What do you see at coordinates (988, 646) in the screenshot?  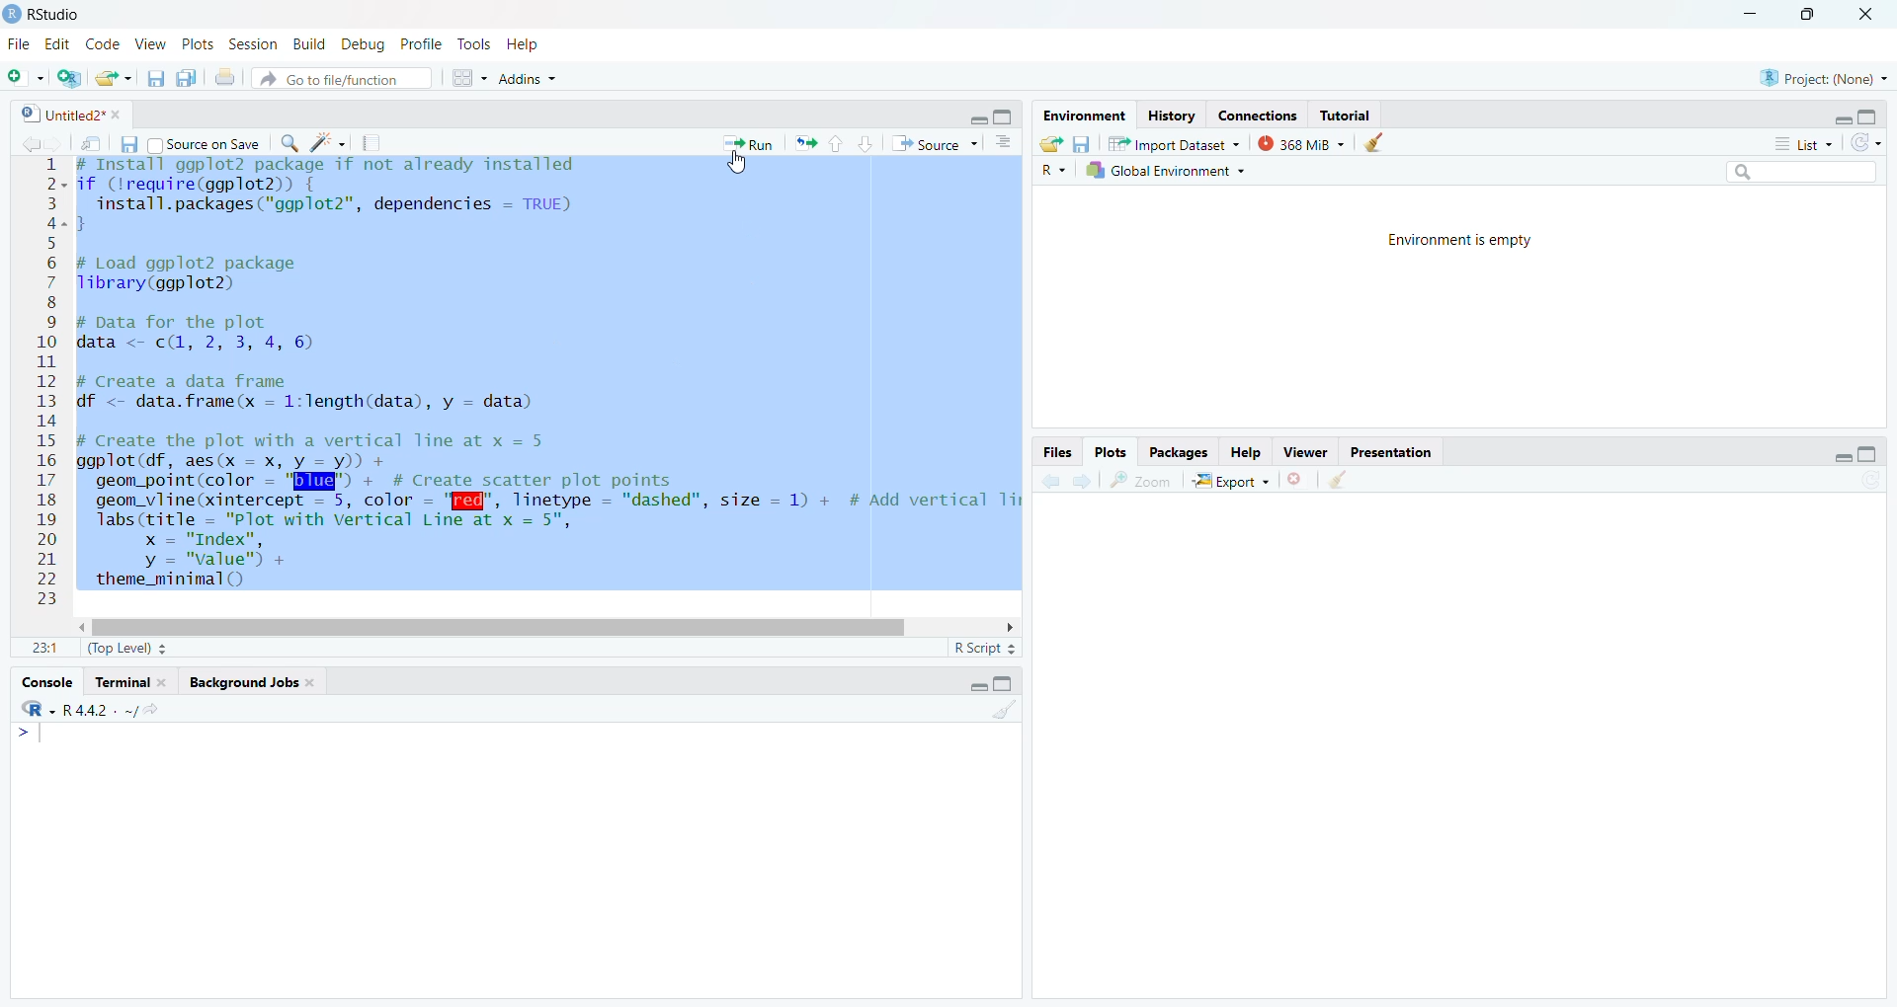 I see `R Script =` at bounding box center [988, 646].